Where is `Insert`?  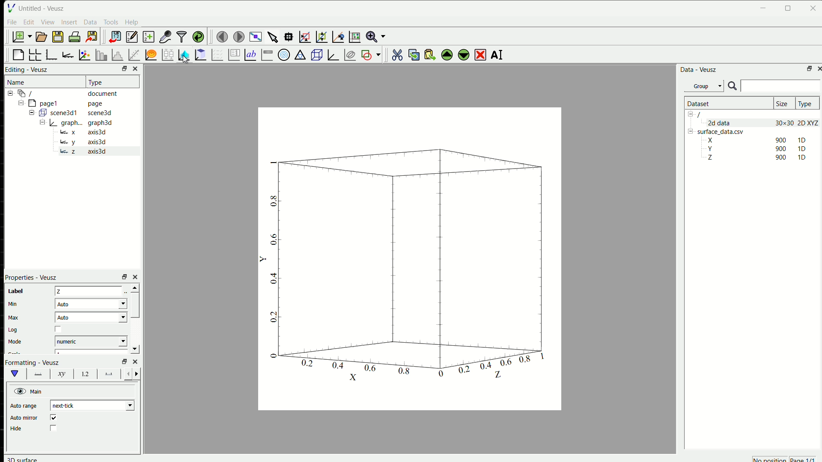
Insert is located at coordinates (71, 22).